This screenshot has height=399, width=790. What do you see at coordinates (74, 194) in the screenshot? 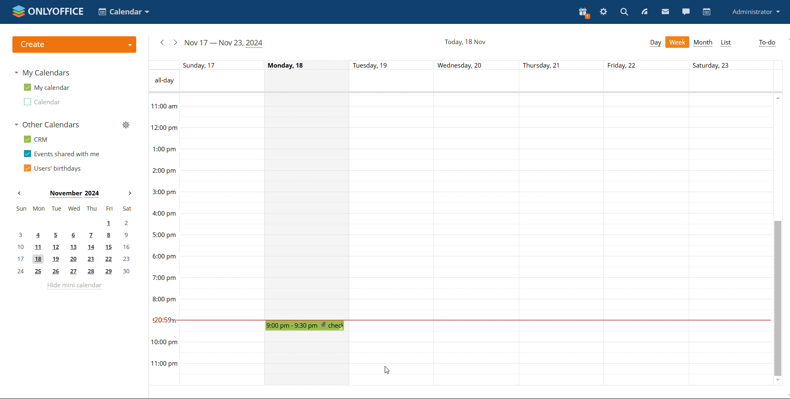
I see `Month on display` at bounding box center [74, 194].